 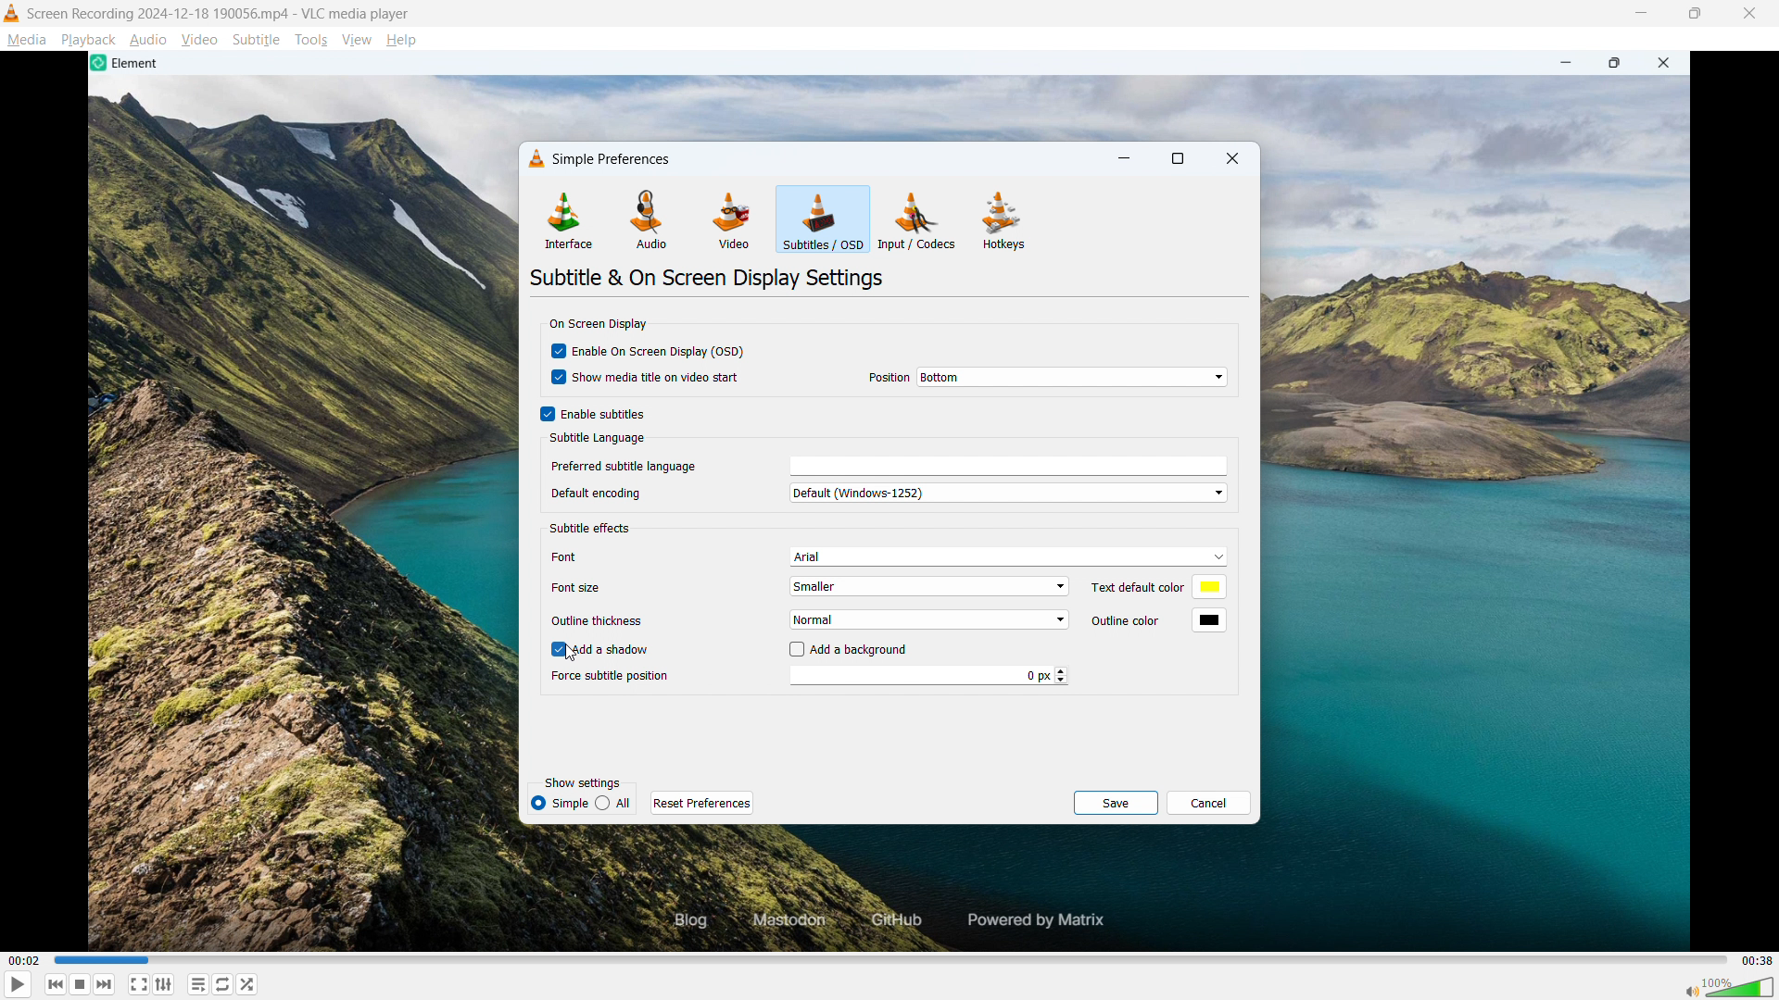 I want to click on Video , so click(x=200, y=41).